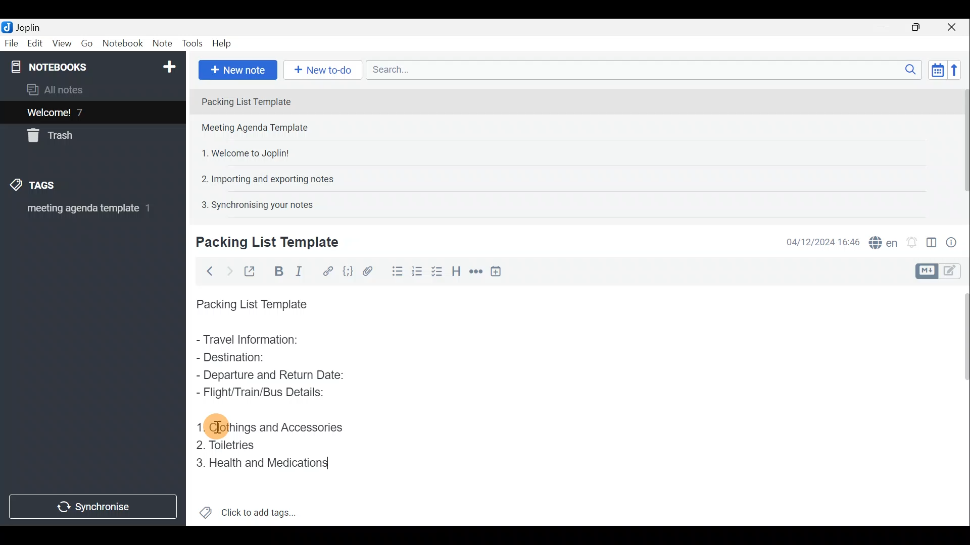 This screenshot has width=970, height=545. I want to click on Edit, so click(33, 44).